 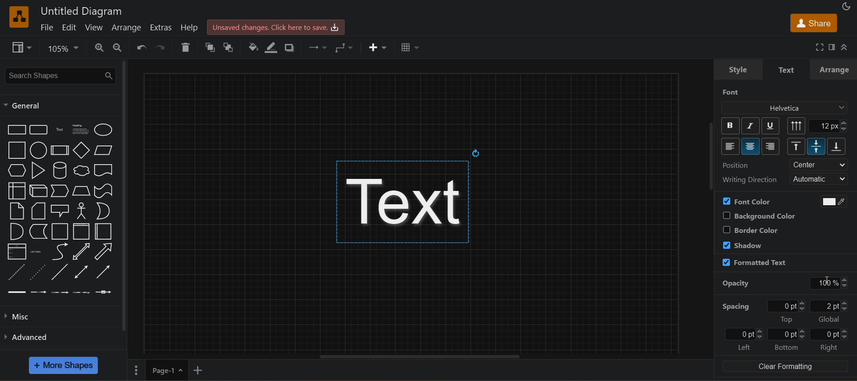 I want to click on heading, so click(x=80, y=130).